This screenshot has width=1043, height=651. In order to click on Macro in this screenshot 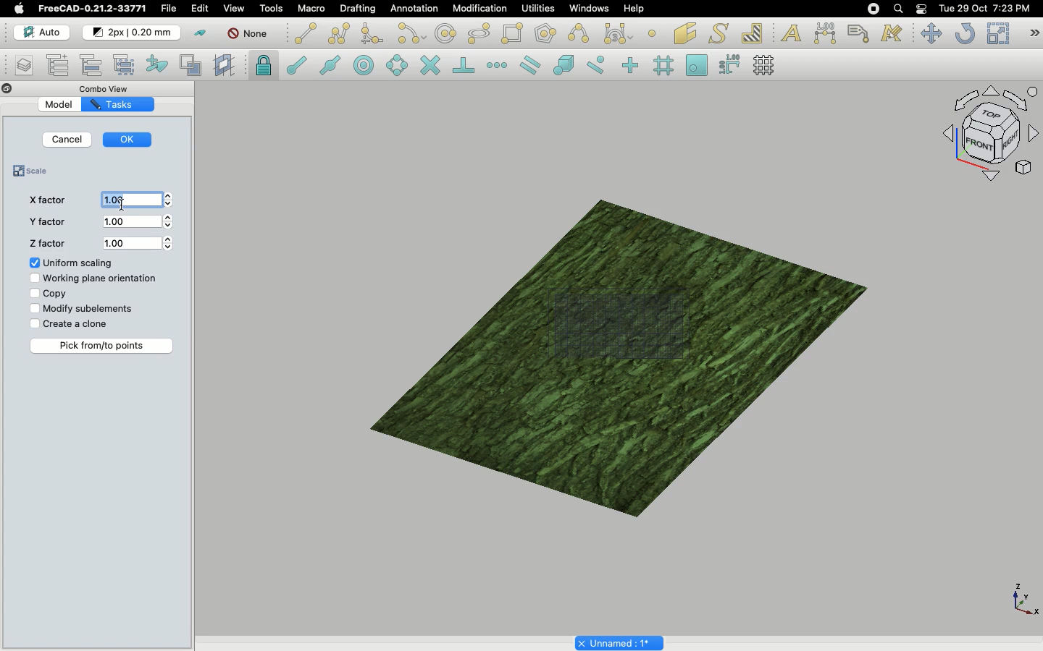, I will do `click(312, 9)`.